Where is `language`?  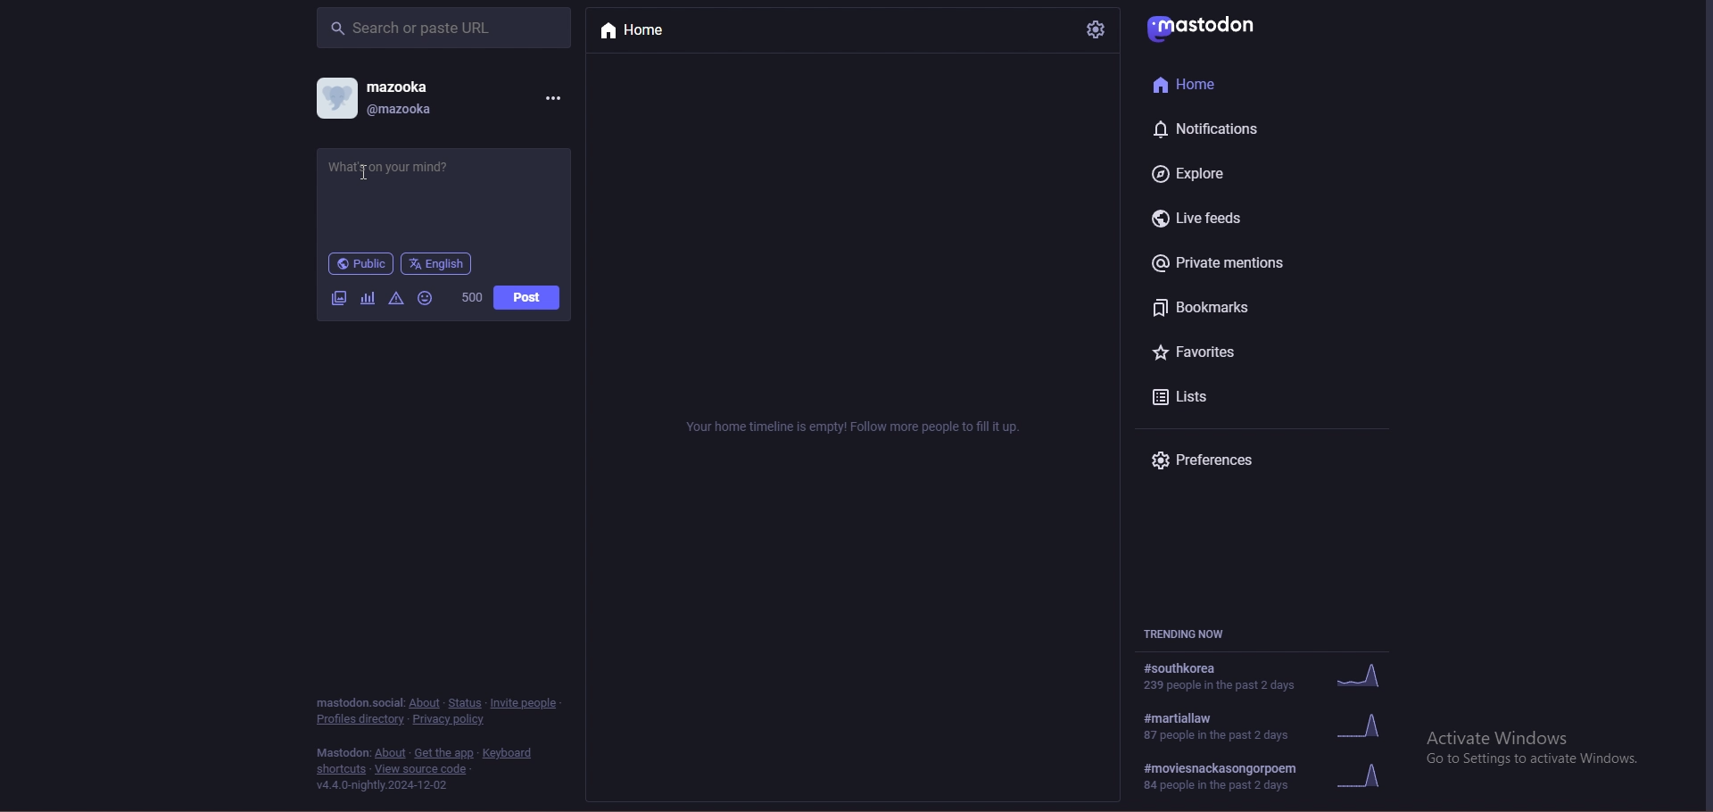
language is located at coordinates (436, 263).